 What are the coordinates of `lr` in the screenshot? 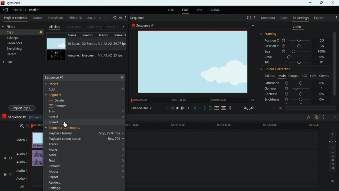 It's located at (332, 180).